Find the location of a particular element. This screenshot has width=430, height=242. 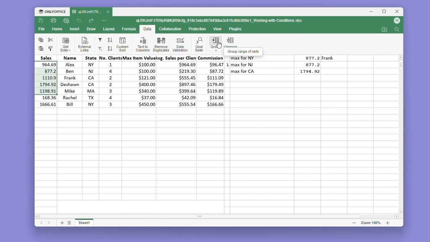

Print file is located at coordinates (53, 21).